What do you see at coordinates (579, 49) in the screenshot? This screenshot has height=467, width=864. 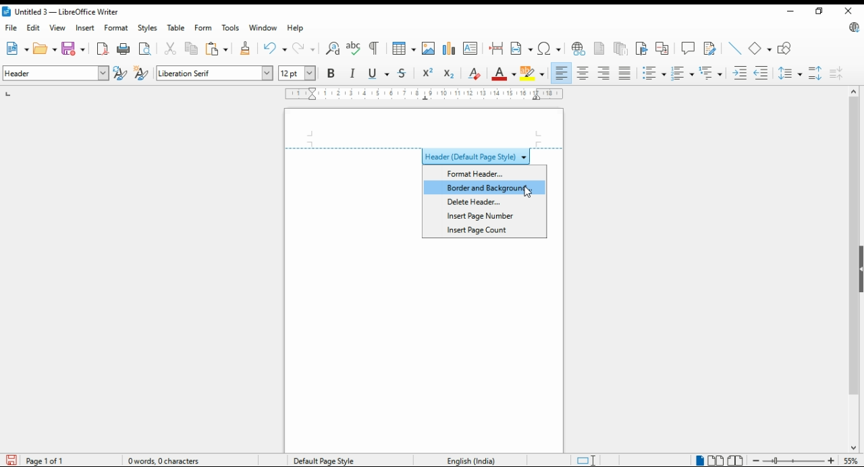 I see `insert hyperlink` at bounding box center [579, 49].